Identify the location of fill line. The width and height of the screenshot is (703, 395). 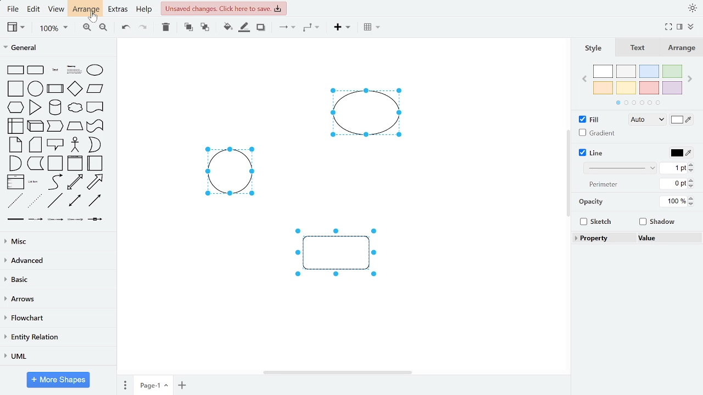
(245, 28).